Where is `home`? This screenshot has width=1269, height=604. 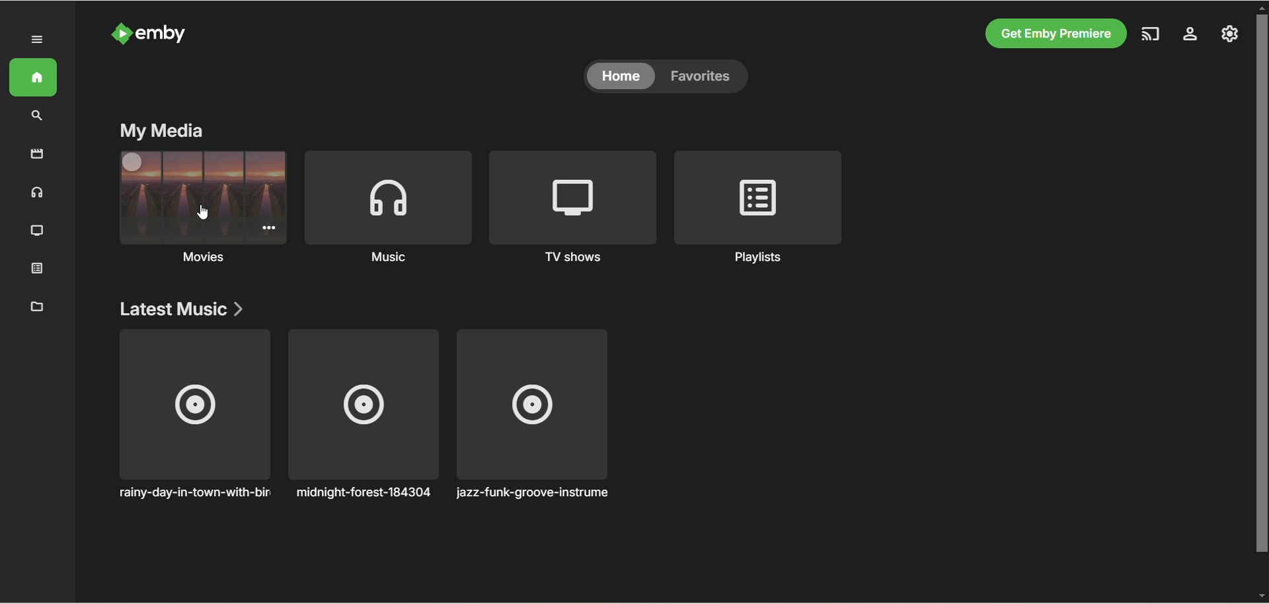 home is located at coordinates (33, 77).